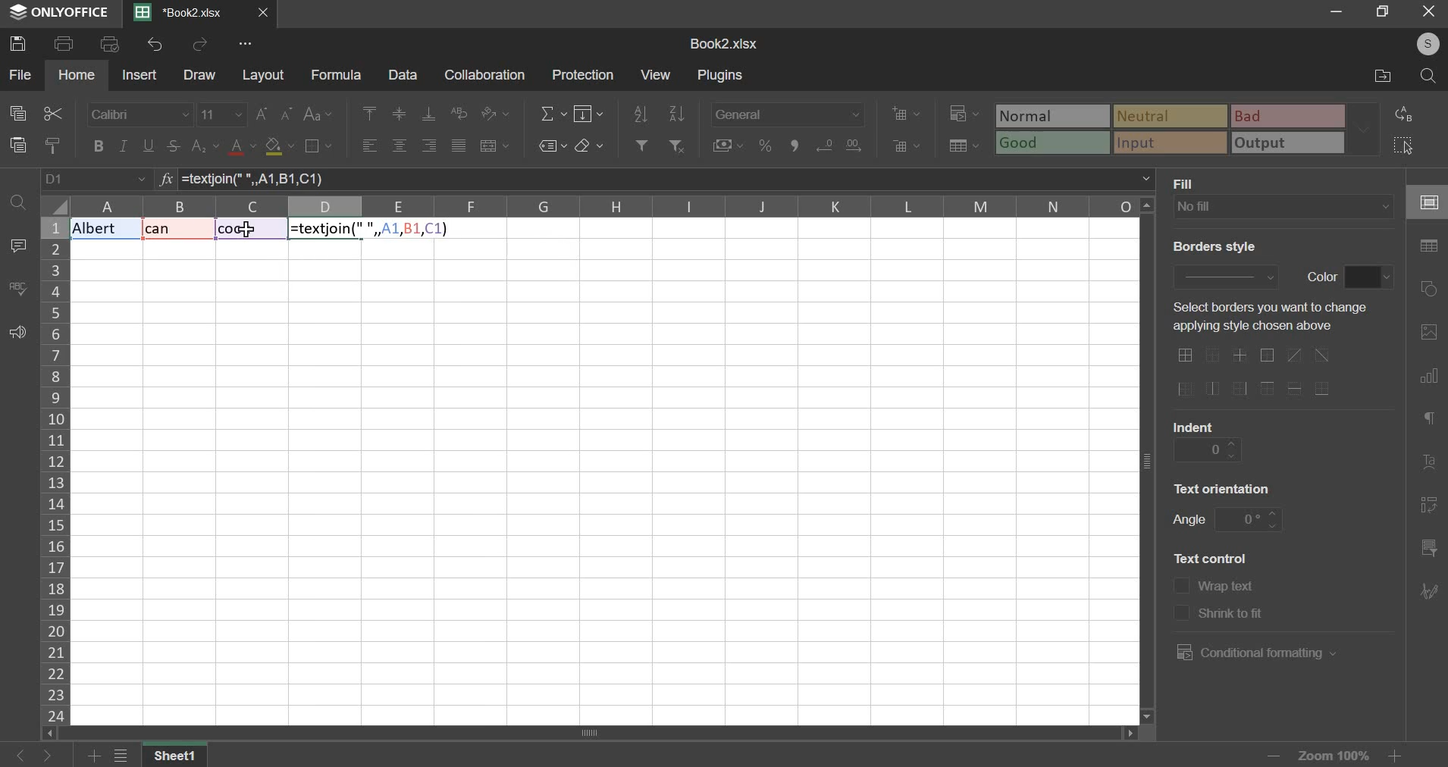 This screenshot has width=1448, height=767. I want to click on justified, so click(458, 145).